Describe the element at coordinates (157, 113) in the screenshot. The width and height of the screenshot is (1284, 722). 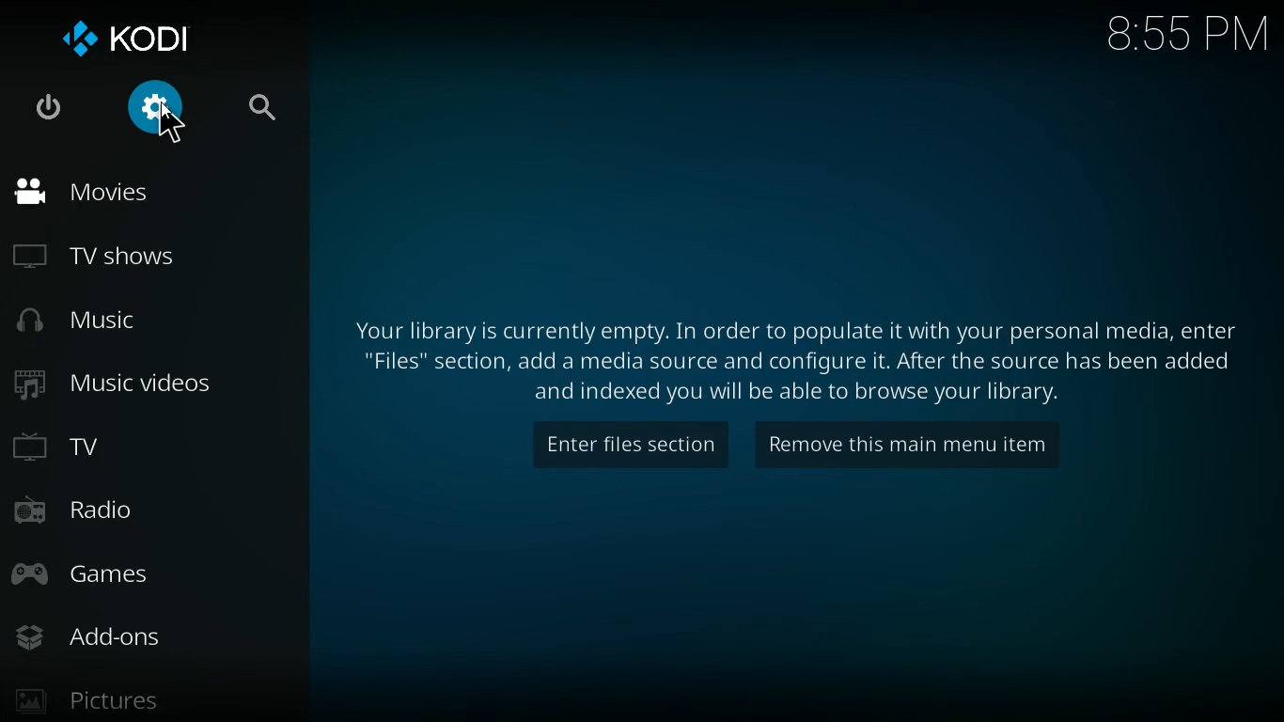
I see `settings` at that location.